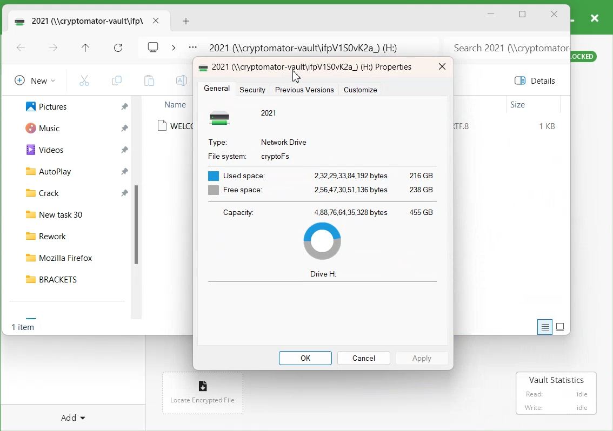  What do you see at coordinates (548, 126) in the screenshot?
I see `1 KB` at bounding box center [548, 126].